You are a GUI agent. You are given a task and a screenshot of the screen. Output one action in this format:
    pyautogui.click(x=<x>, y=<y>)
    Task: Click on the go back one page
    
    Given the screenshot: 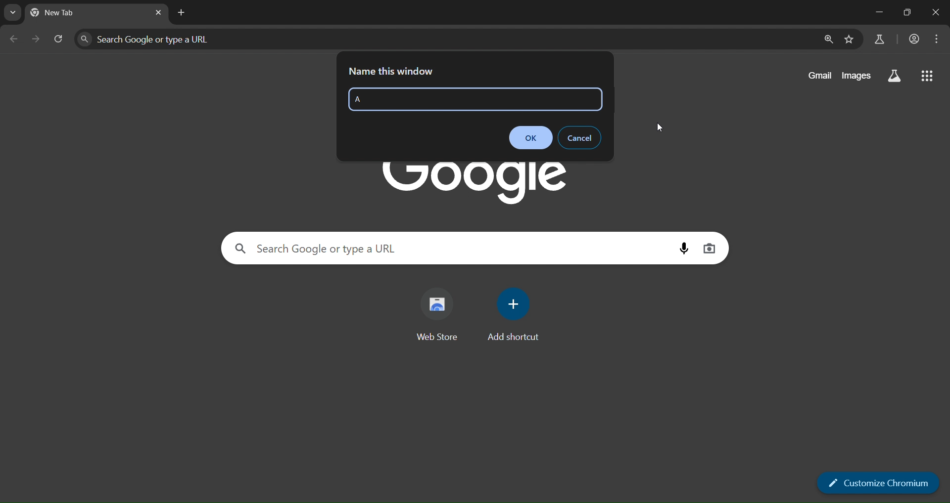 What is the action you would take?
    pyautogui.click(x=15, y=38)
    